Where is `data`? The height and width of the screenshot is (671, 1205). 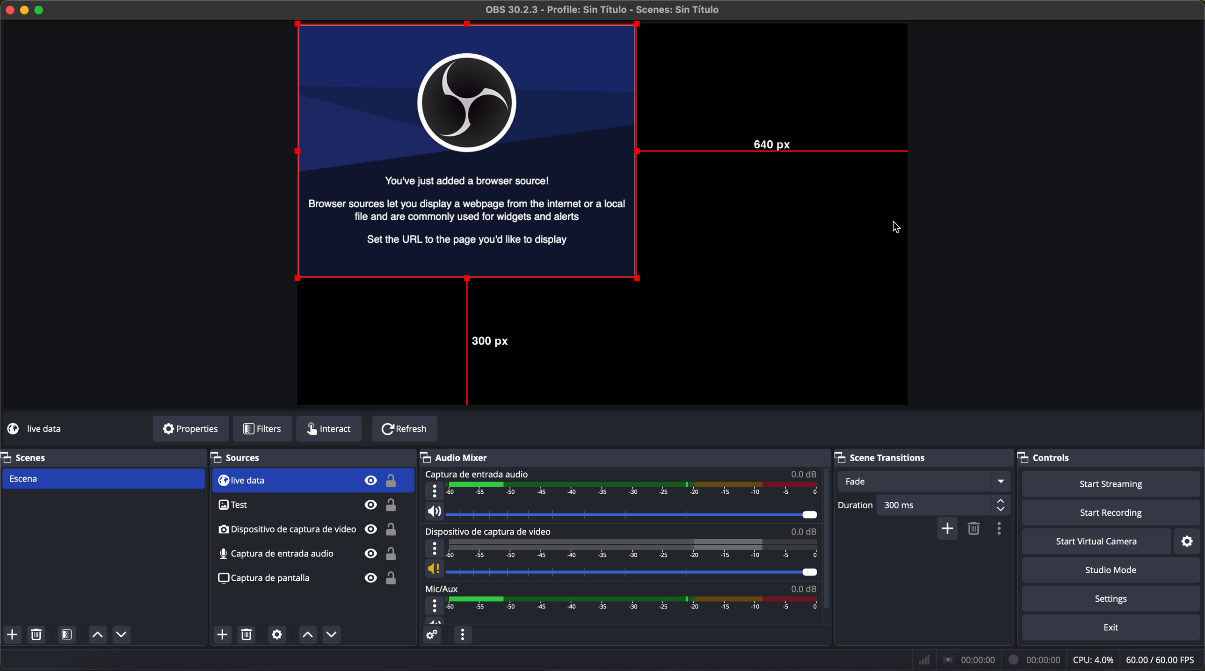 data is located at coordinates (1058, 659).